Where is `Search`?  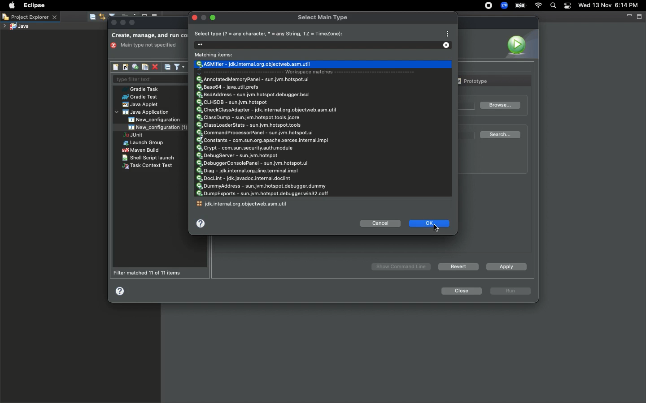
Search is located at coordinates (553, 6).